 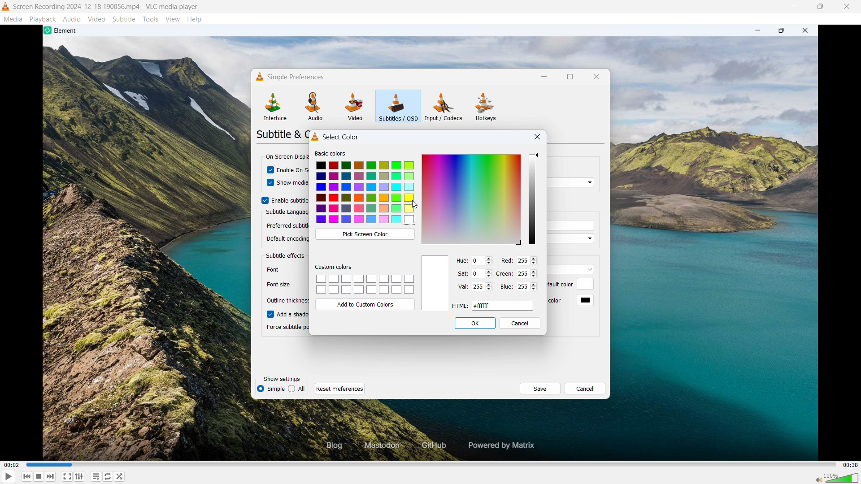 I want to click on Media , so click(x=13, y=19).